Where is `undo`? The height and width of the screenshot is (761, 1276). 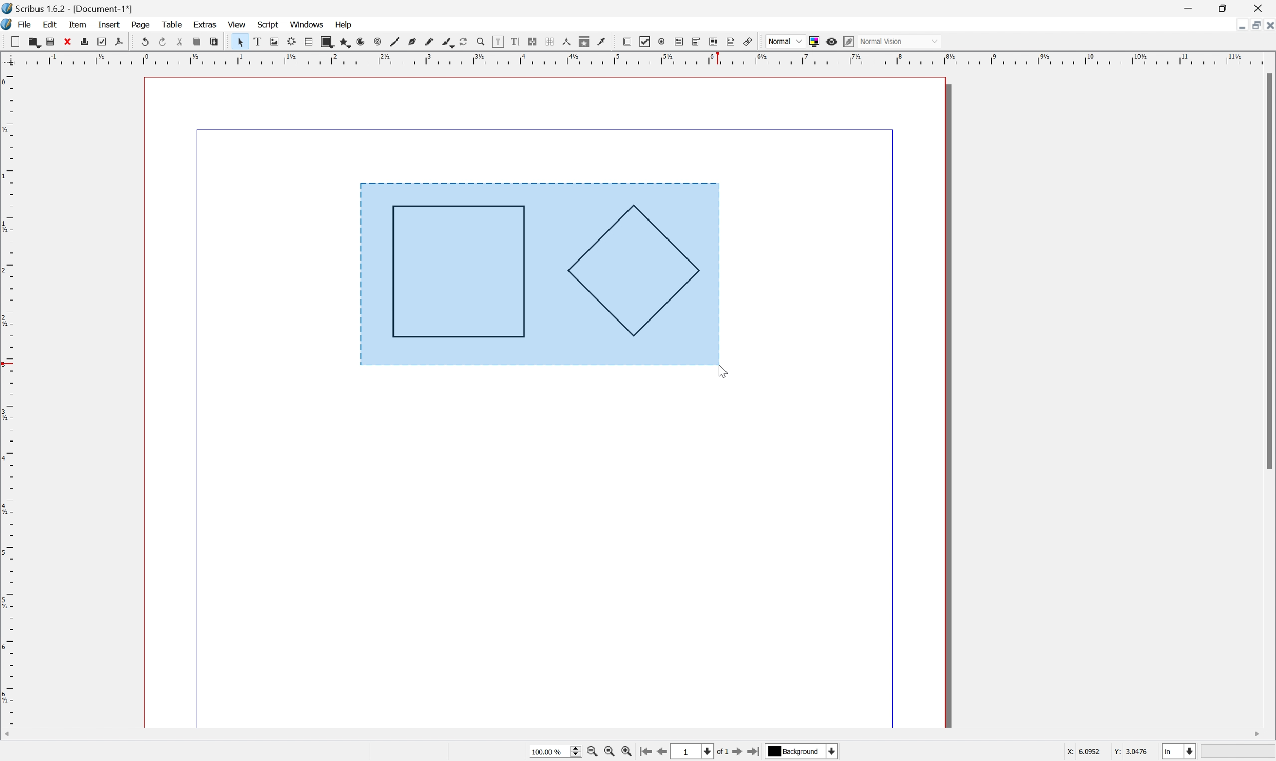
undo is located at coordinates (145, 43).